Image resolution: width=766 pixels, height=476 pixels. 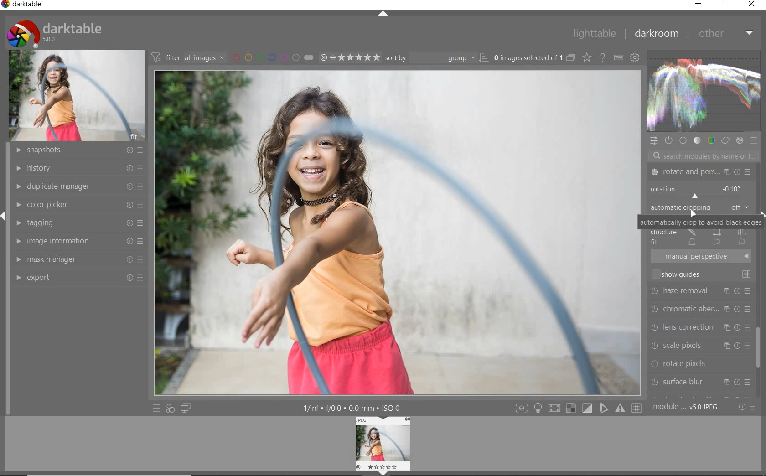 I want to click on snapshots, so click(x=78, y=151).